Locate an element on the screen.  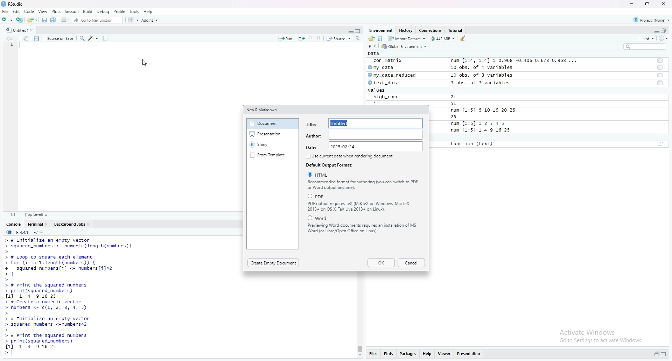
2025-02-24 is located at coordinates (376, 146).